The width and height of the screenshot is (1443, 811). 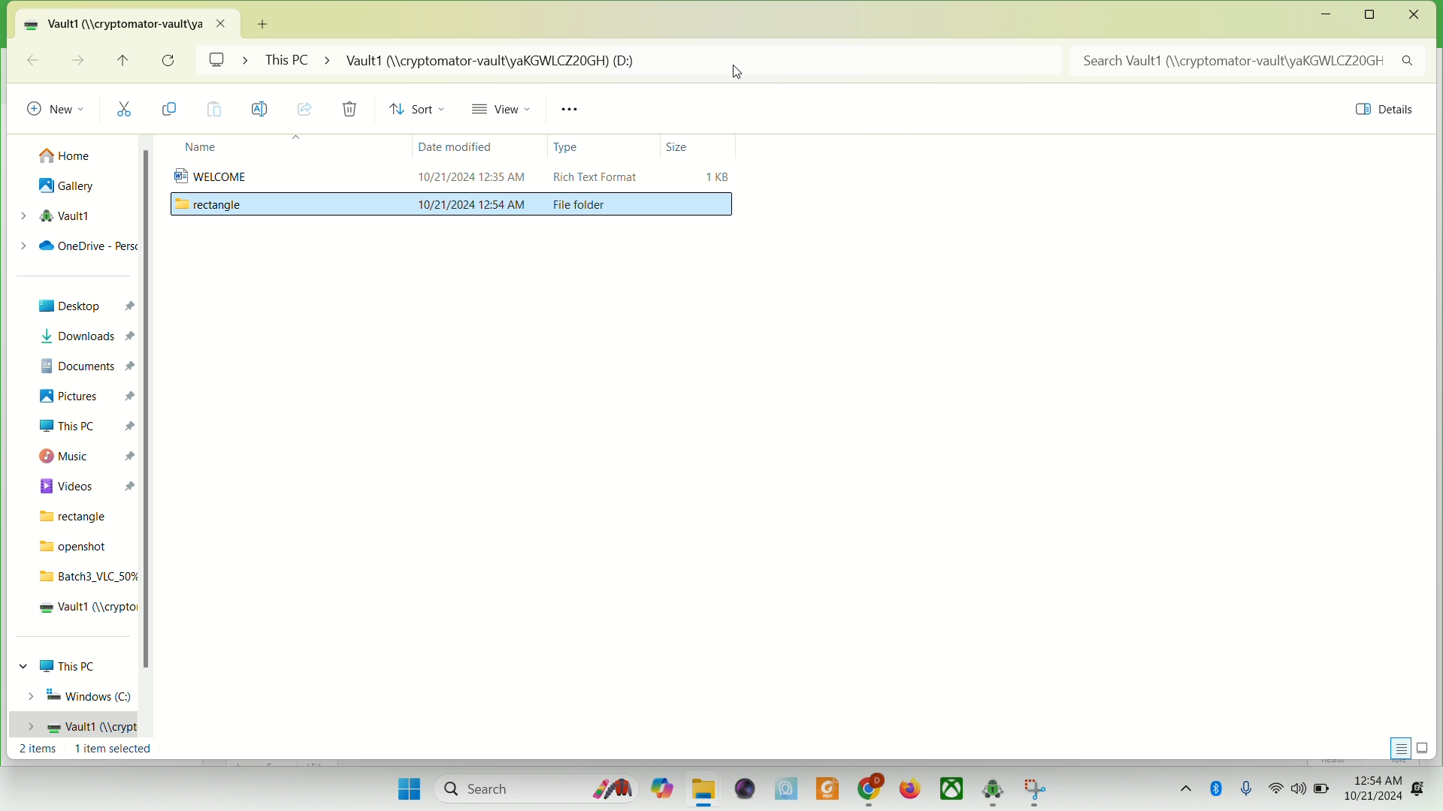 What do you see at coordinates (1327, 16) in the screenshot?
I see `minimize` at bounding box center [1327, 16].